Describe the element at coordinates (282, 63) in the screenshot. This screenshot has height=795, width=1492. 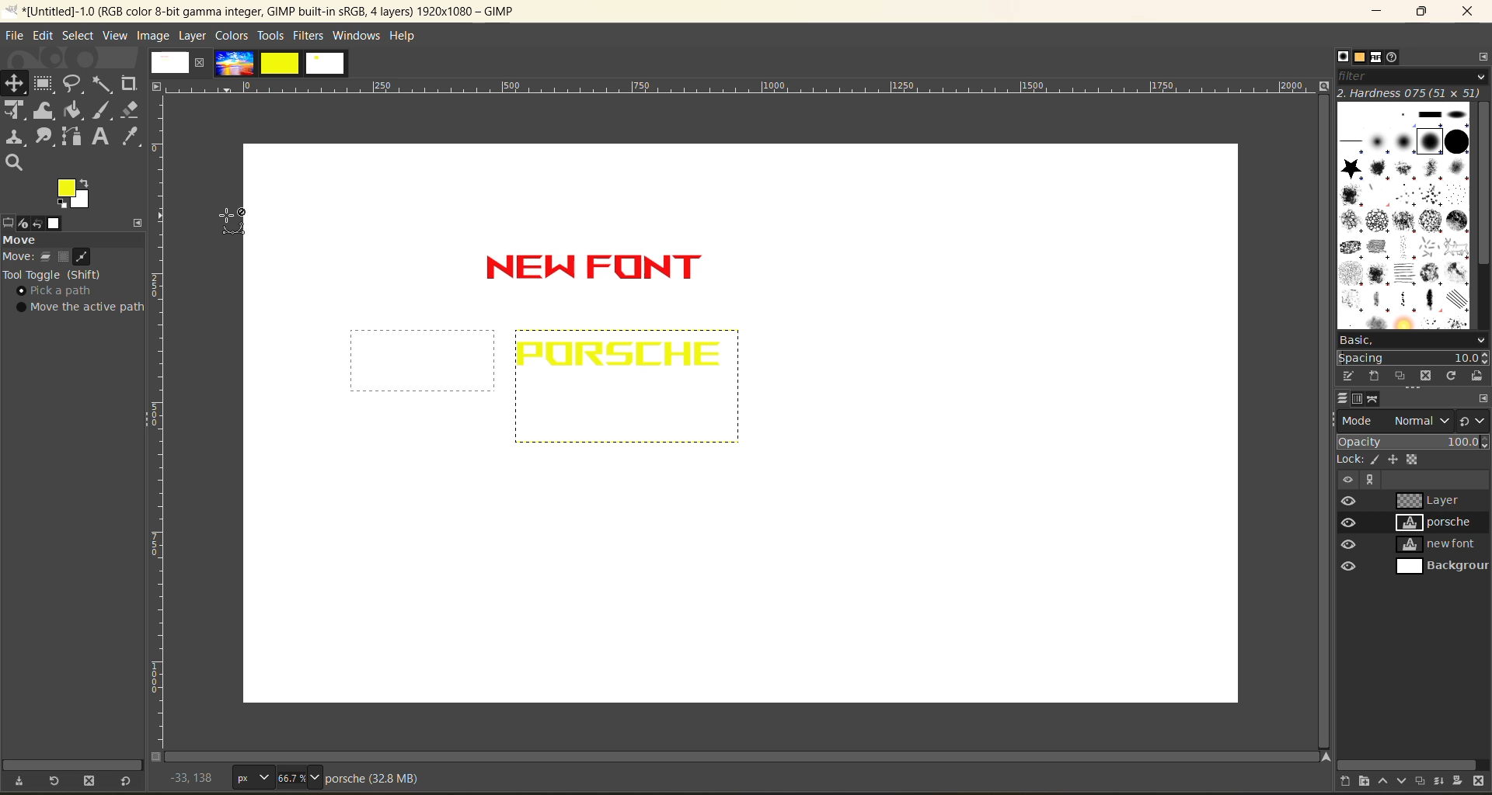
I see `images` at that location.